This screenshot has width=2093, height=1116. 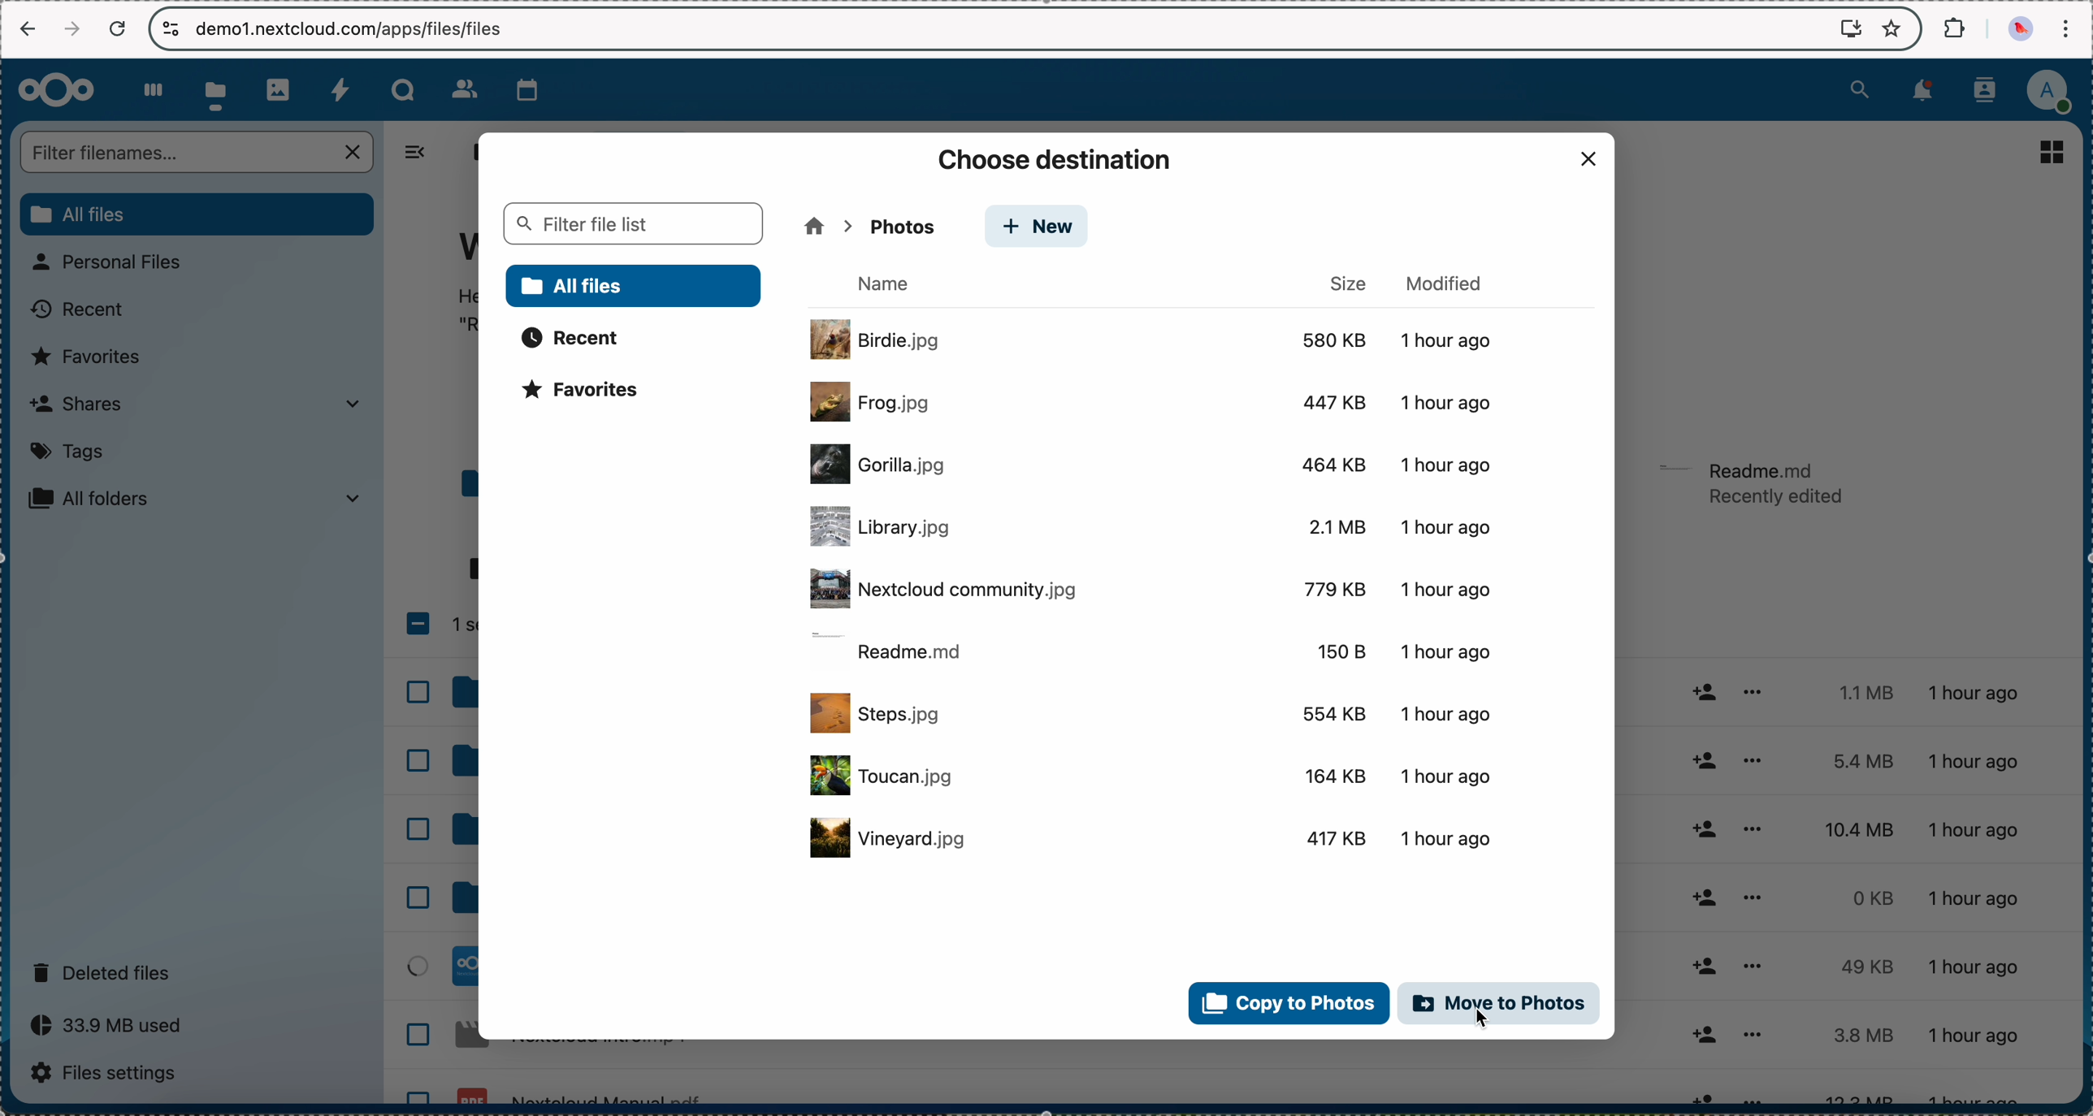 What do you see at coordinates (150, 88) in the screenshot?
I see `dashboard` at bounding box center [150, 88].